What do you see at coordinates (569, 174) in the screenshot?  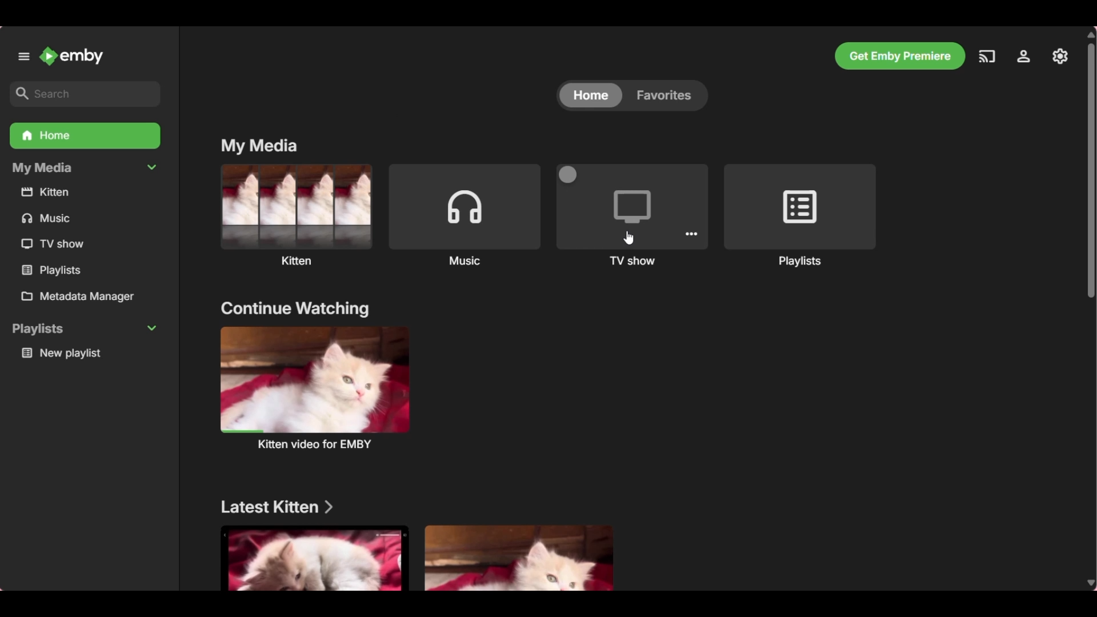 I see `Multi-select` at bounding box center [569, 174].